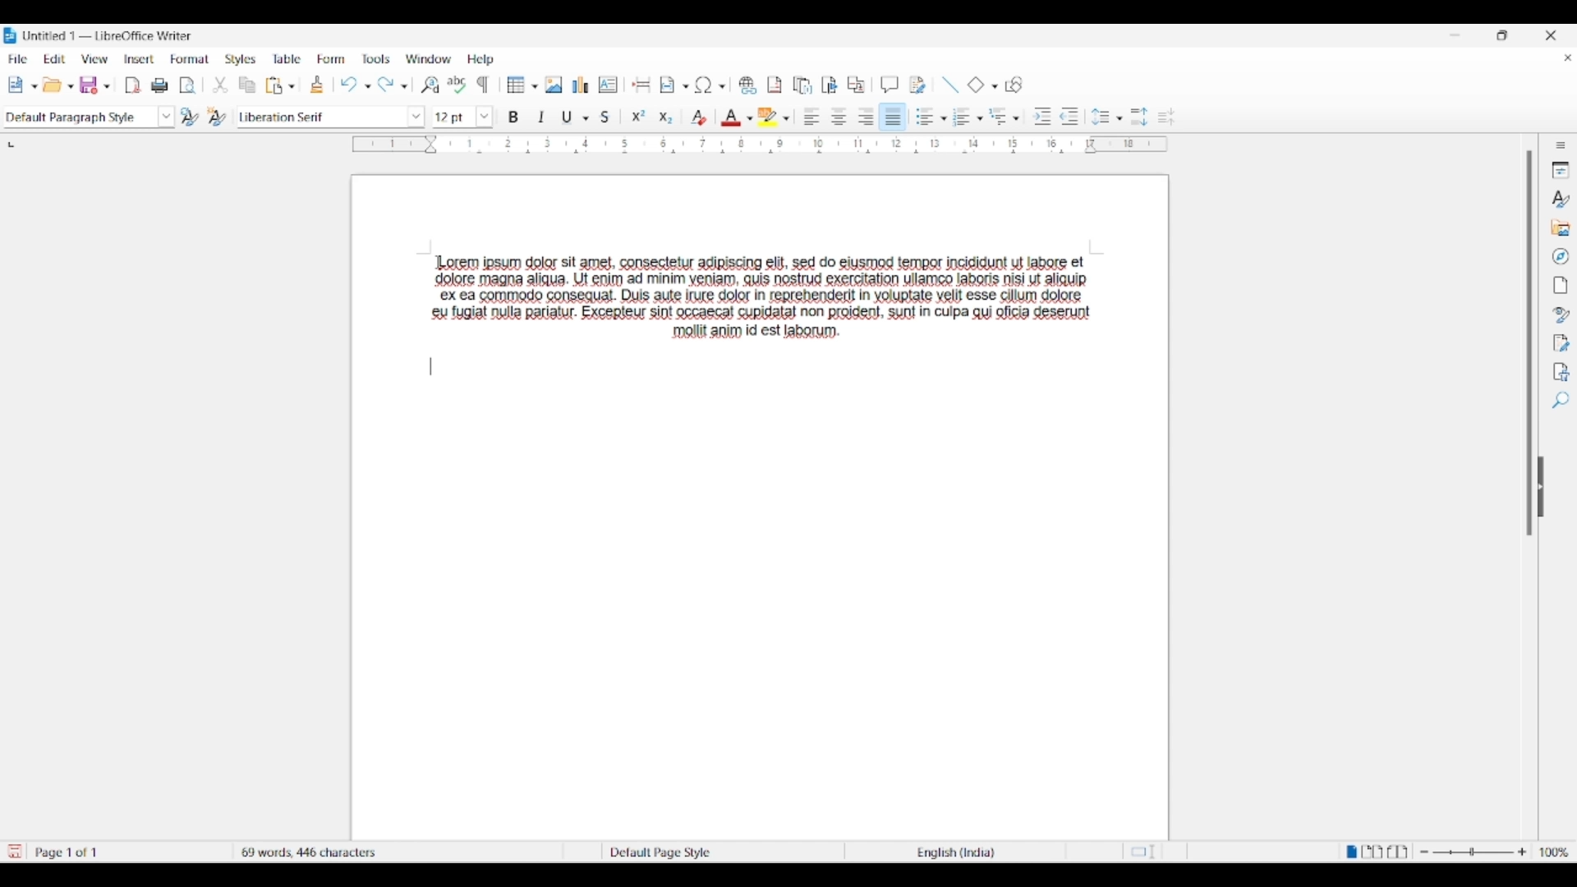  What do you see at coordinates (376, 59) in the screenshot?
I see `Tools` at bounding box center [376, 59].